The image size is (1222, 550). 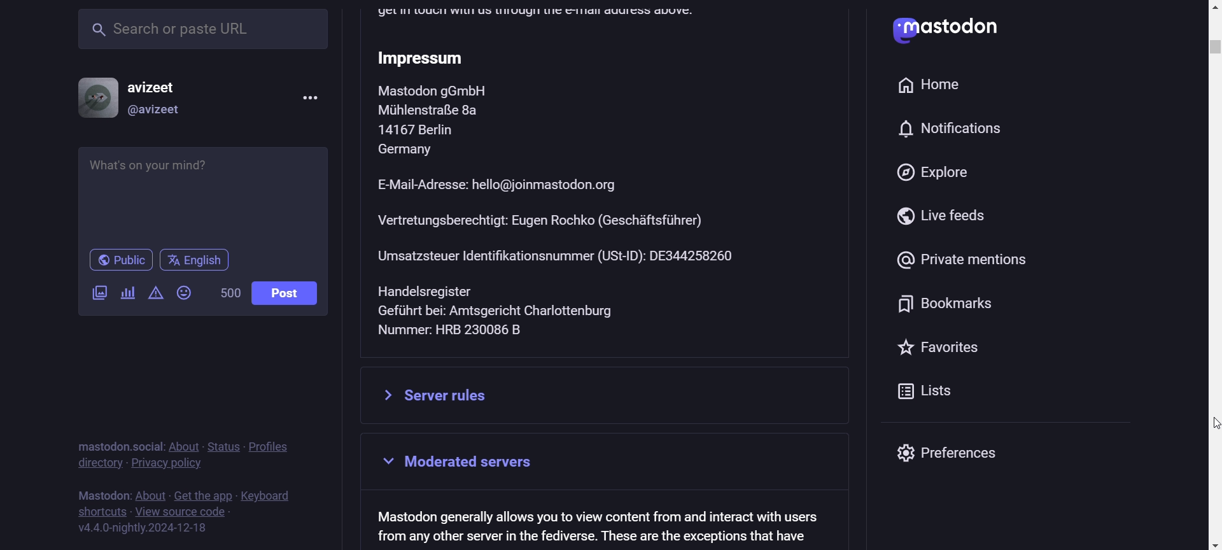 I want to click on add a poll, so click(x=125, y=293).